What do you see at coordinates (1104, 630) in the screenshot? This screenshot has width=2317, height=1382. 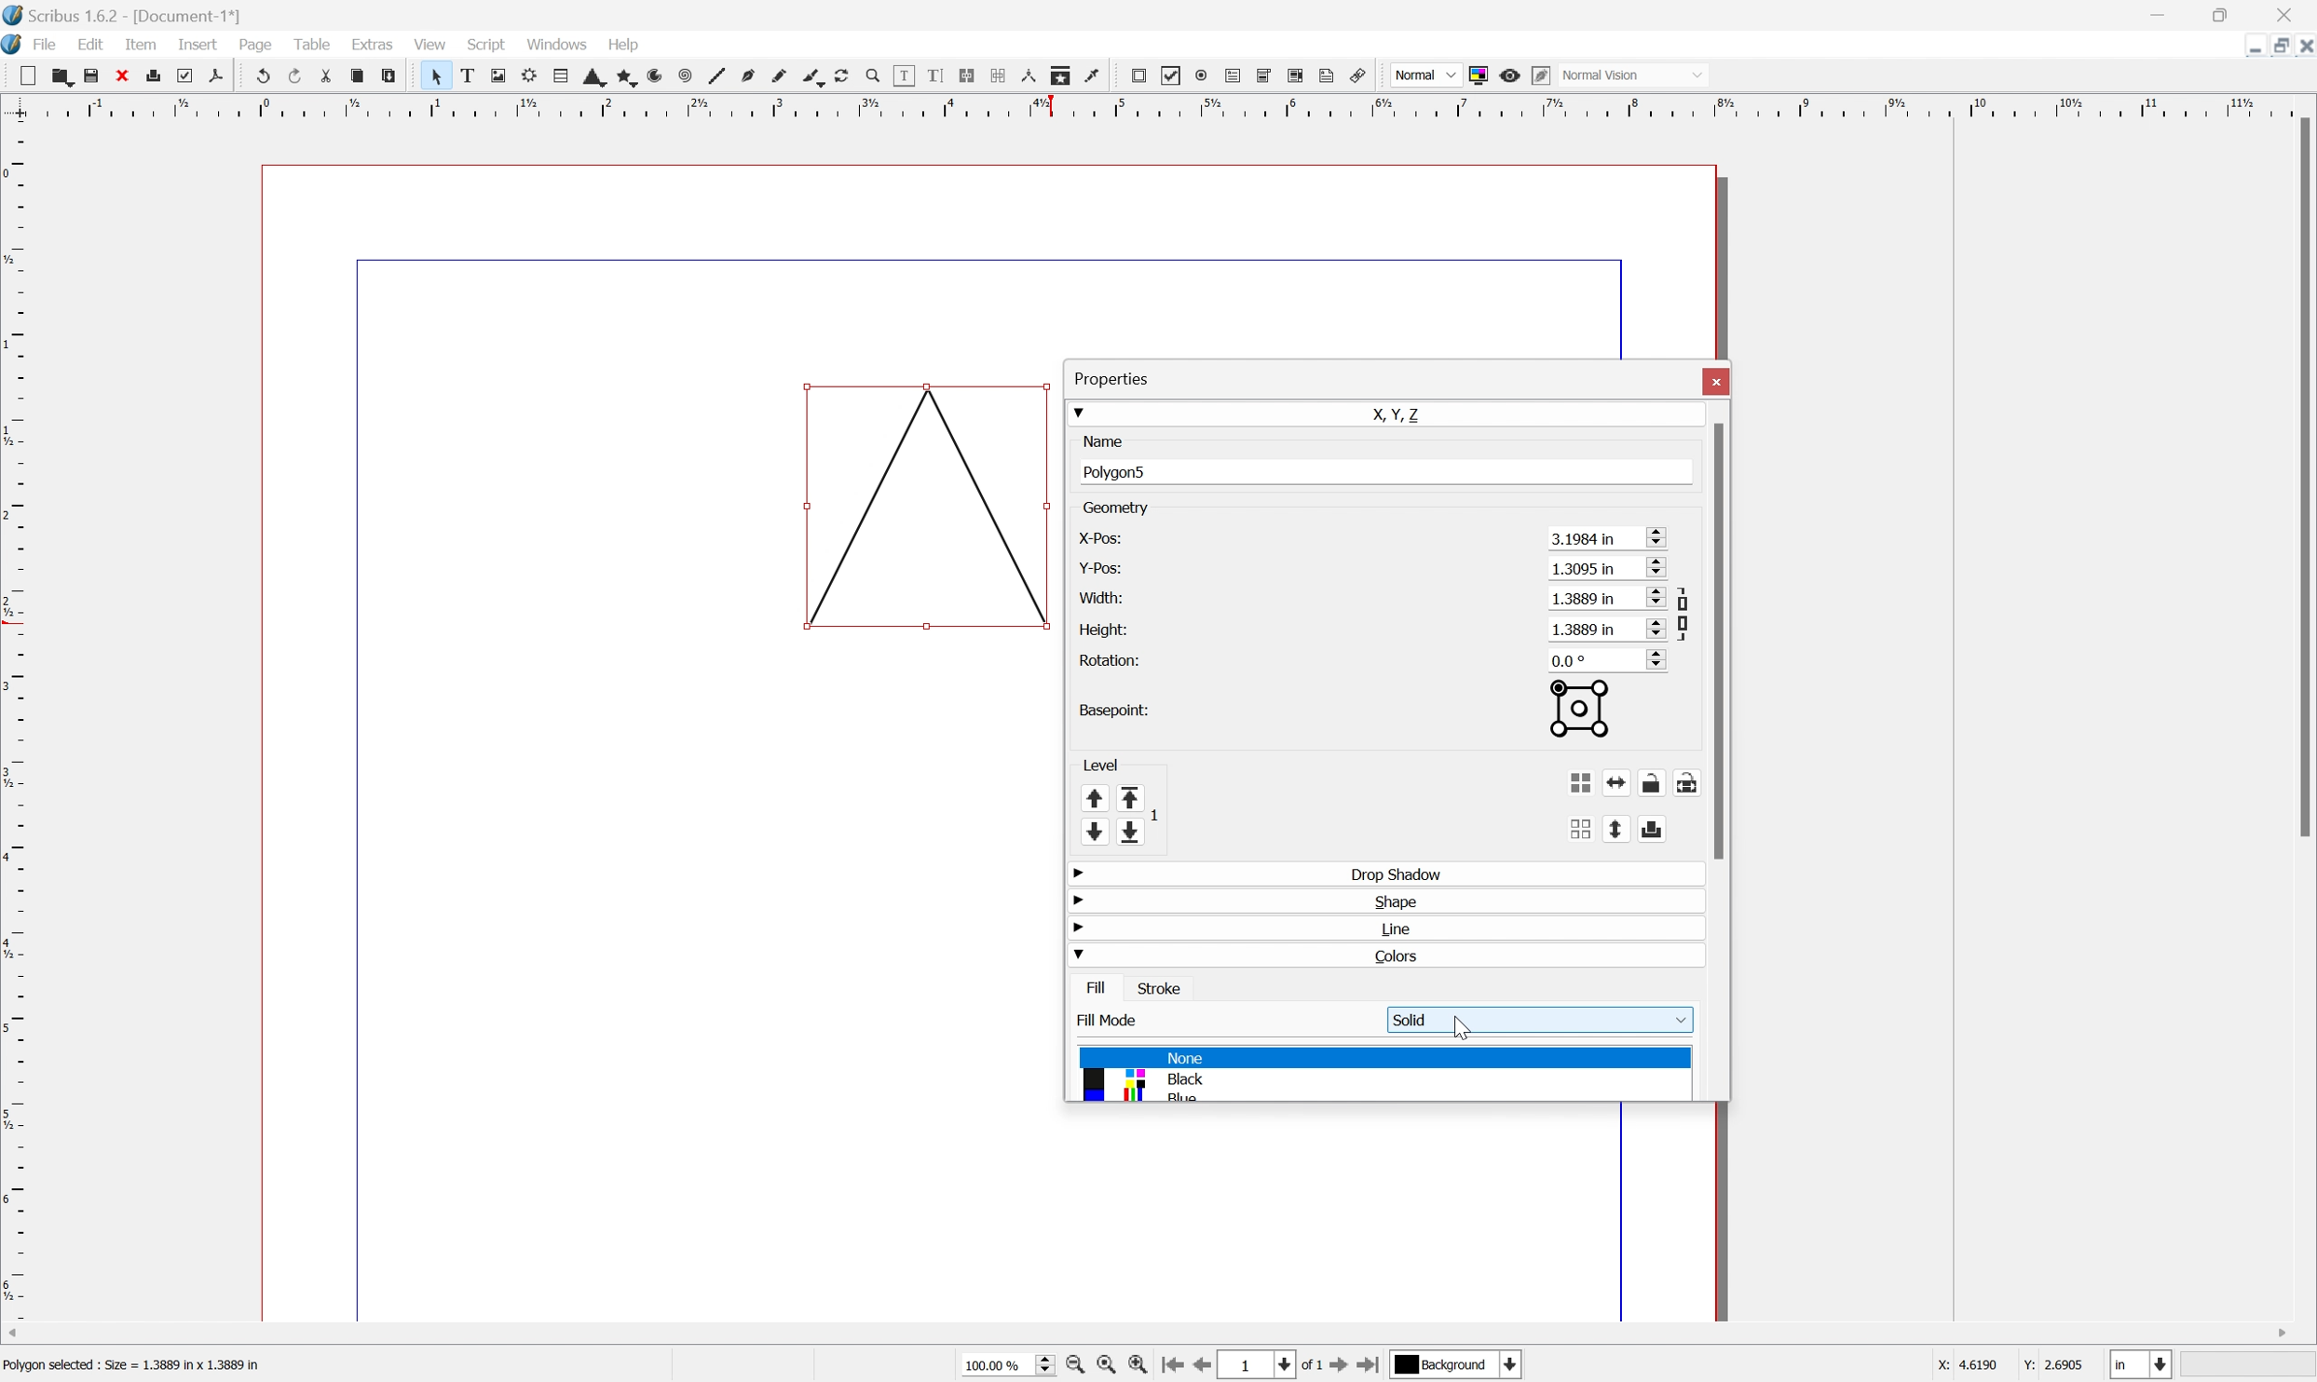 I see `Height:` at bounding box center [1104, 630].